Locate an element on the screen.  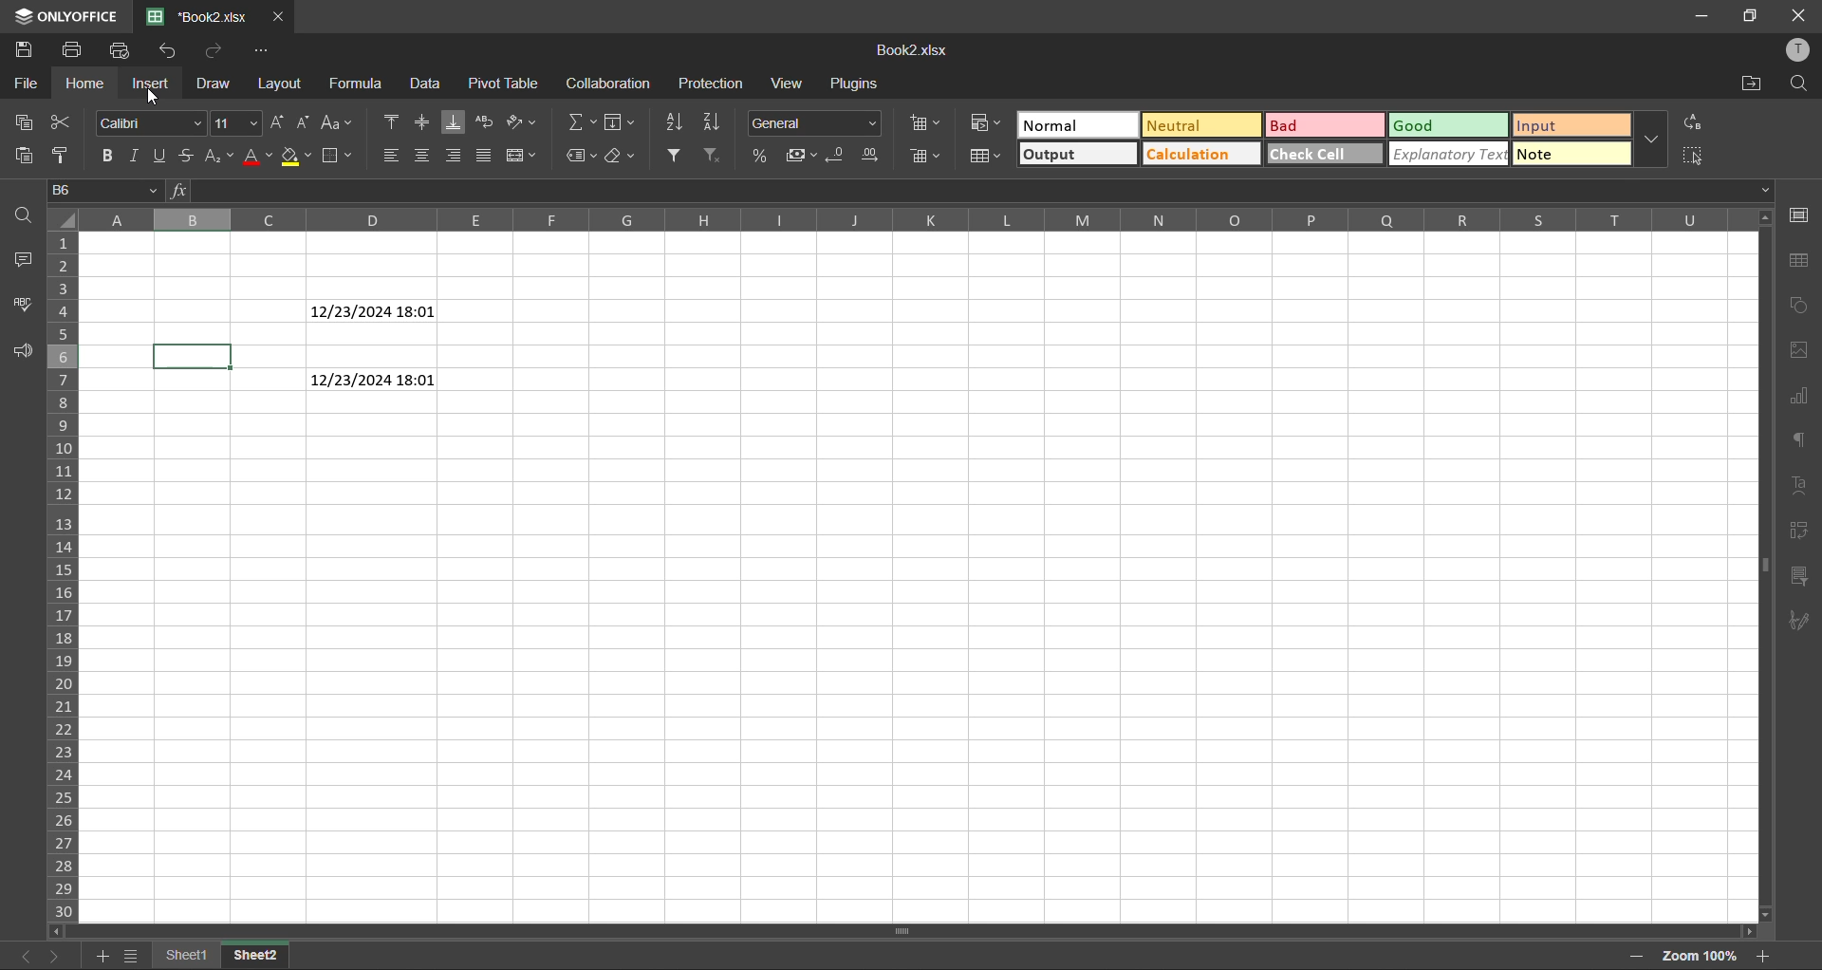
D6 is located at coordinates (106, 190).